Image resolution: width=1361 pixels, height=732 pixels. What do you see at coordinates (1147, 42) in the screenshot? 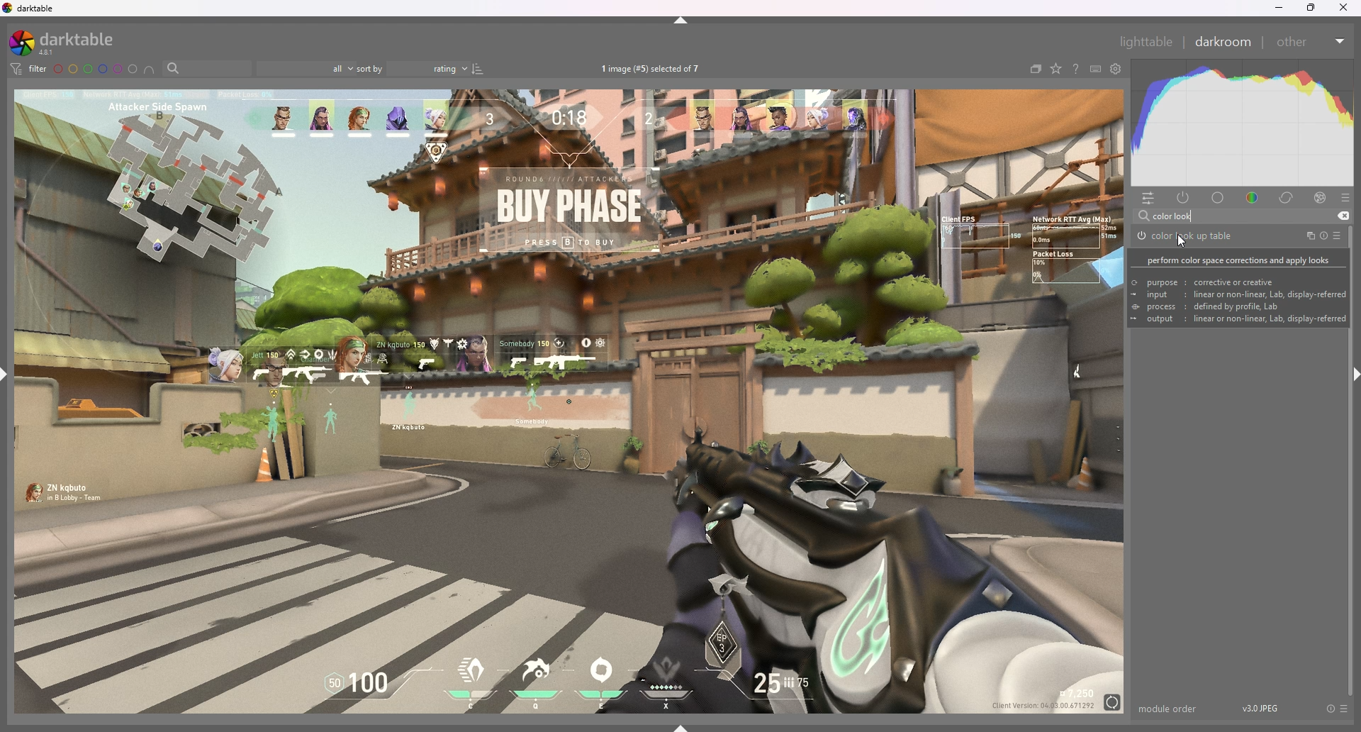
I see `lighttable` at bounding box center [1147, 42].